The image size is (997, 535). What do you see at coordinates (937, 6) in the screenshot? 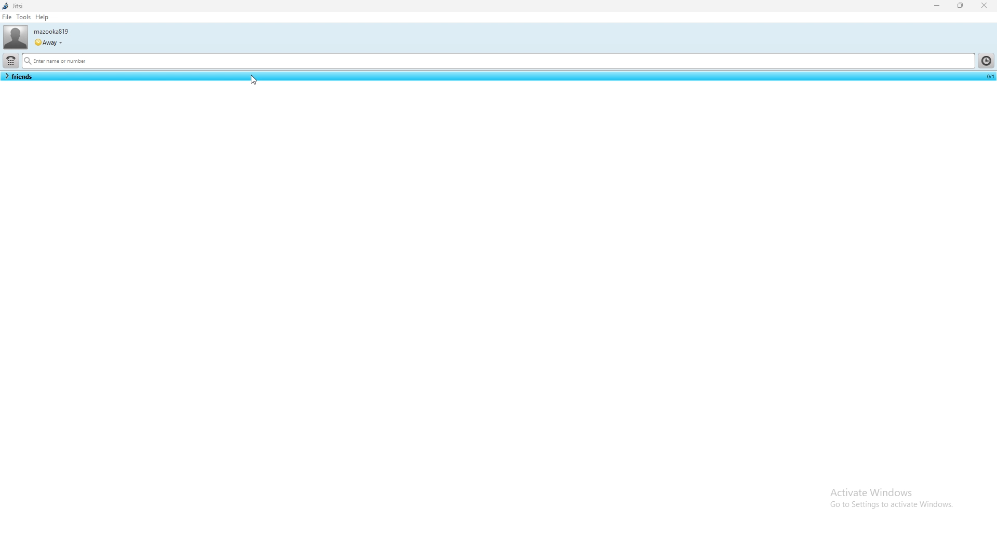
I see `minimize` at bounding box center [937, 6].